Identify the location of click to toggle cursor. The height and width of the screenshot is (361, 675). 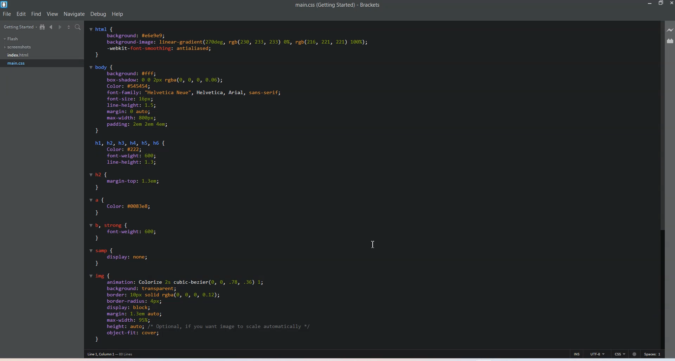
(577, 354).